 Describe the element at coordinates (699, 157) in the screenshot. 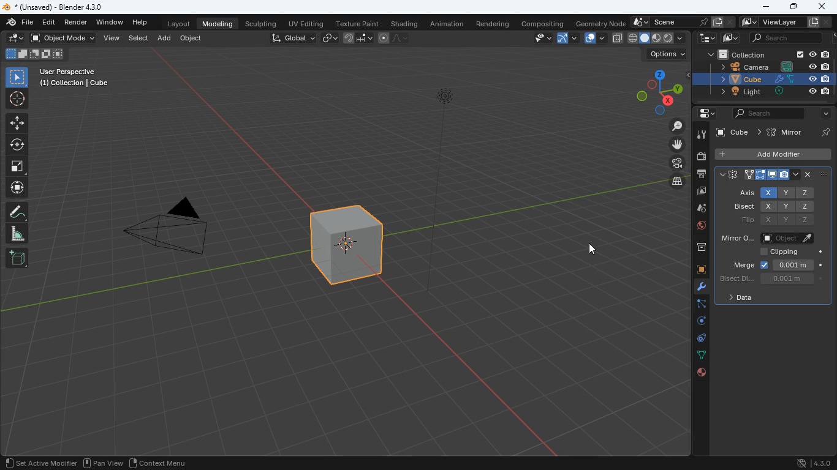

I see `camera` at that location.